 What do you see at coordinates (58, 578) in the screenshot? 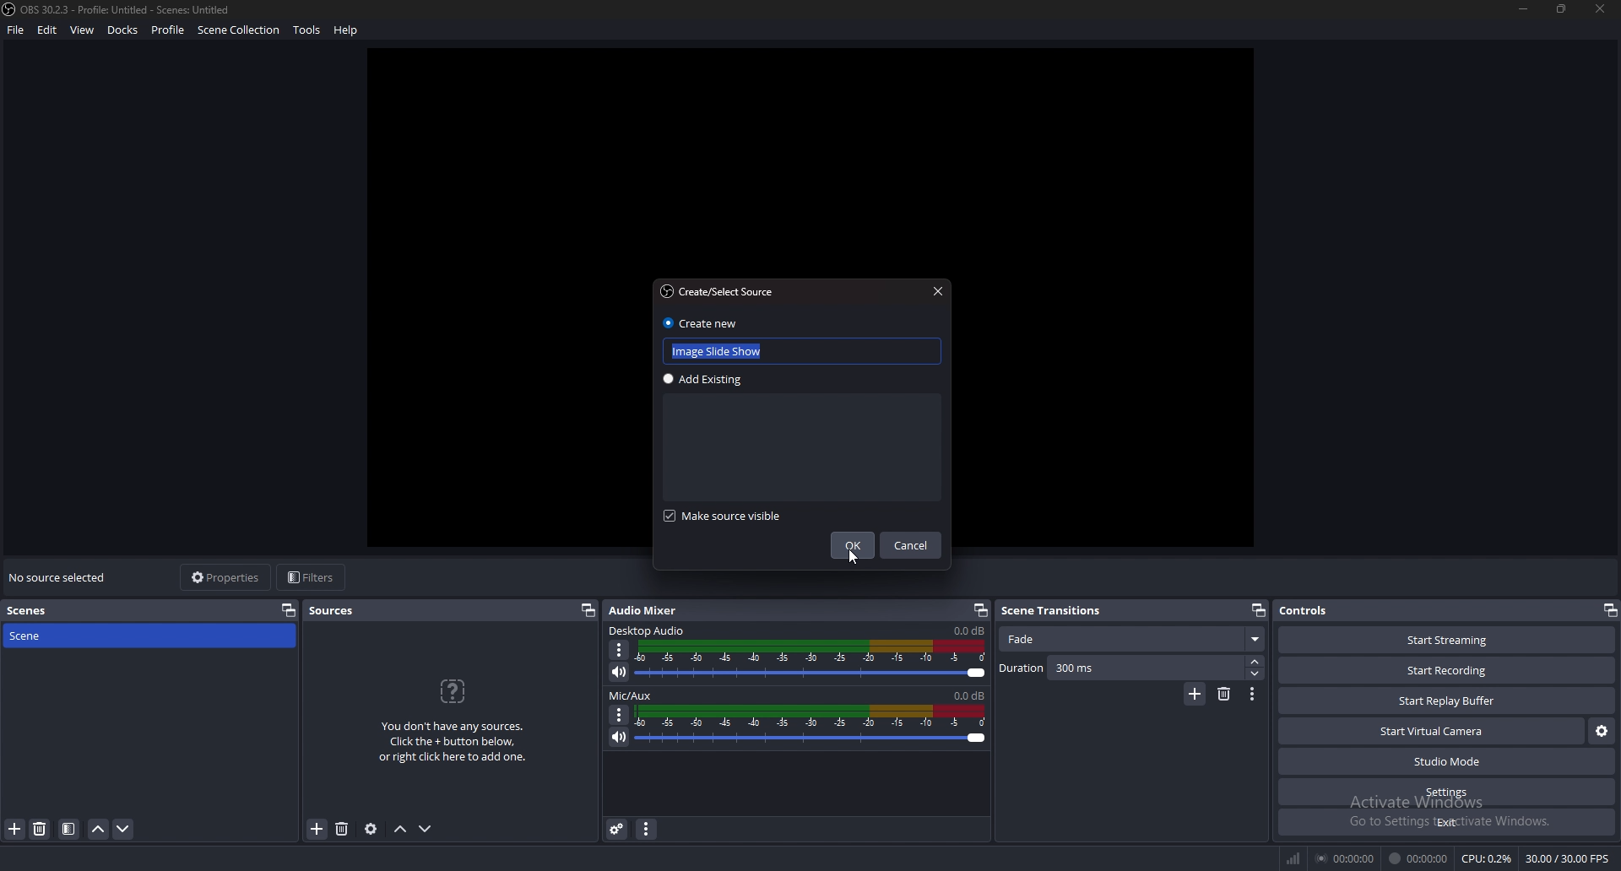
I see `no source selected` at bounding box center [58, 578].